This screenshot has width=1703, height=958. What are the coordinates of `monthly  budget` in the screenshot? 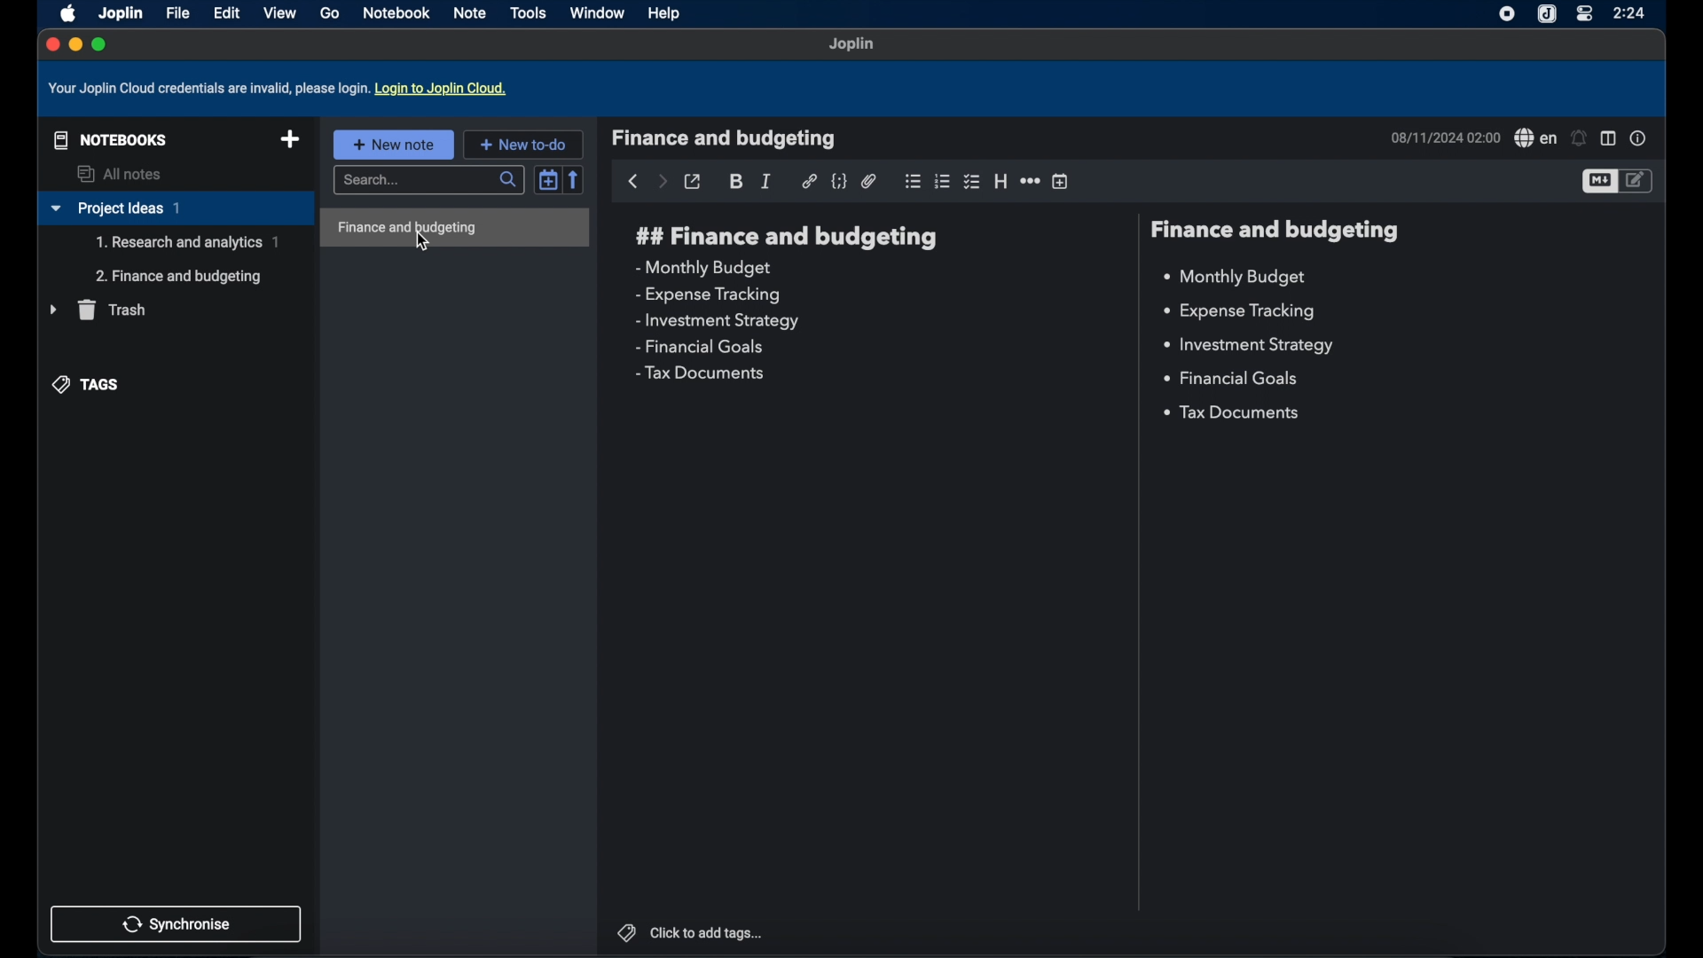 It's located at (1235, 278).